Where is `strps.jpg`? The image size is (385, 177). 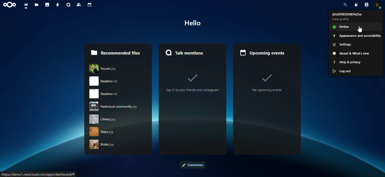 strps.jpg is located at coordinates (115, 131).